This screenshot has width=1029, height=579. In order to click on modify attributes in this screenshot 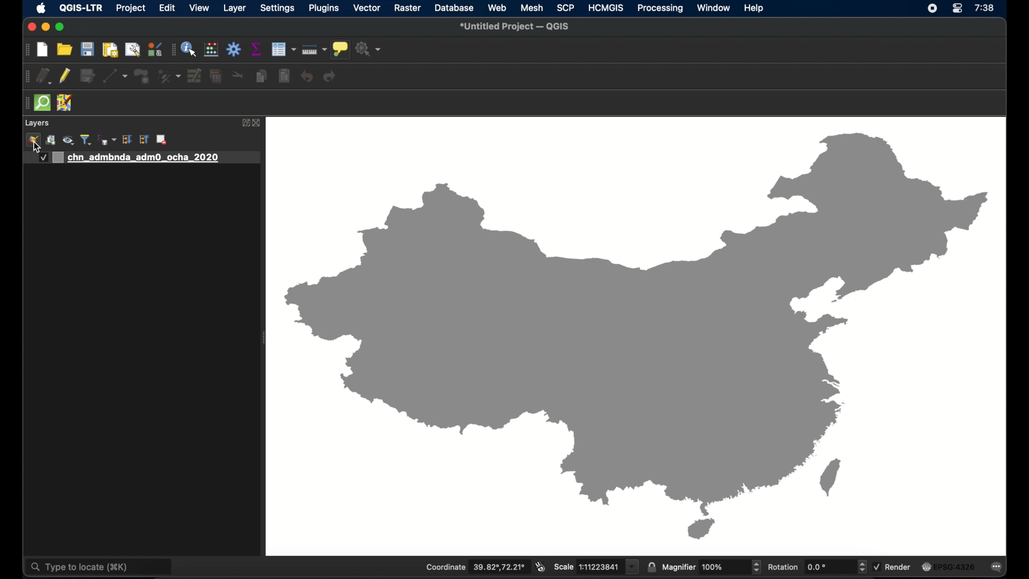, I will do `click(195, 76)`.